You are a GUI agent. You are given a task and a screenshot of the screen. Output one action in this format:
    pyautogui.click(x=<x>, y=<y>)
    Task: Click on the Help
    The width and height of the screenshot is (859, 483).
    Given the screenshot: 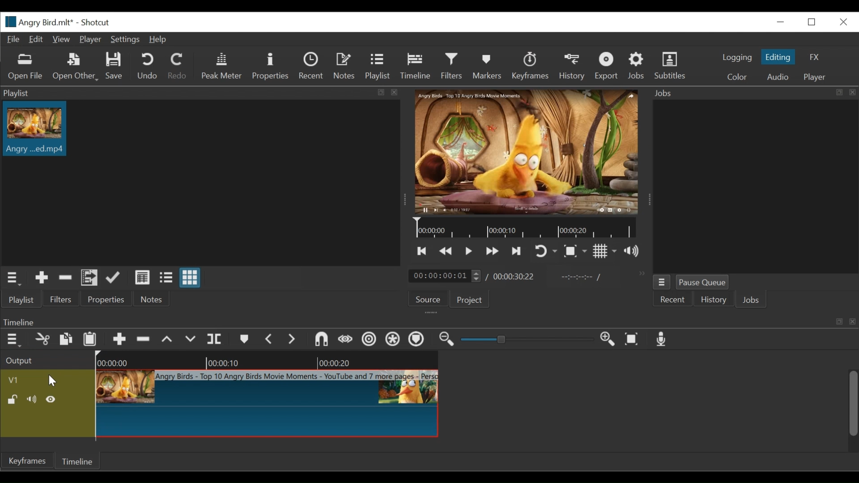 What is the action you would take?
    pyautogui.click(x=159, y=40)
    